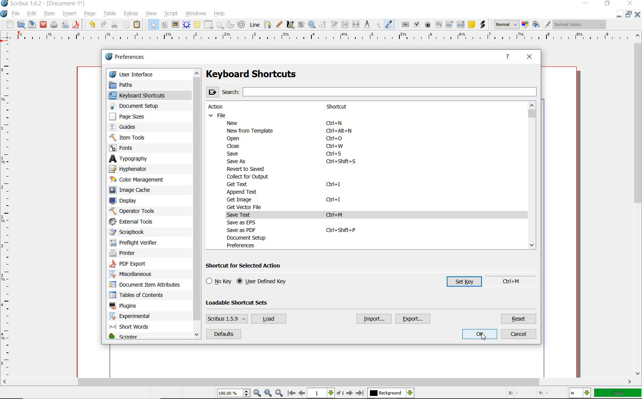 This screenshot has width=642, height=399. What do you see at coordinates (31, 24) in the screenshot?
I see `save` at bounding box center [31, 24].